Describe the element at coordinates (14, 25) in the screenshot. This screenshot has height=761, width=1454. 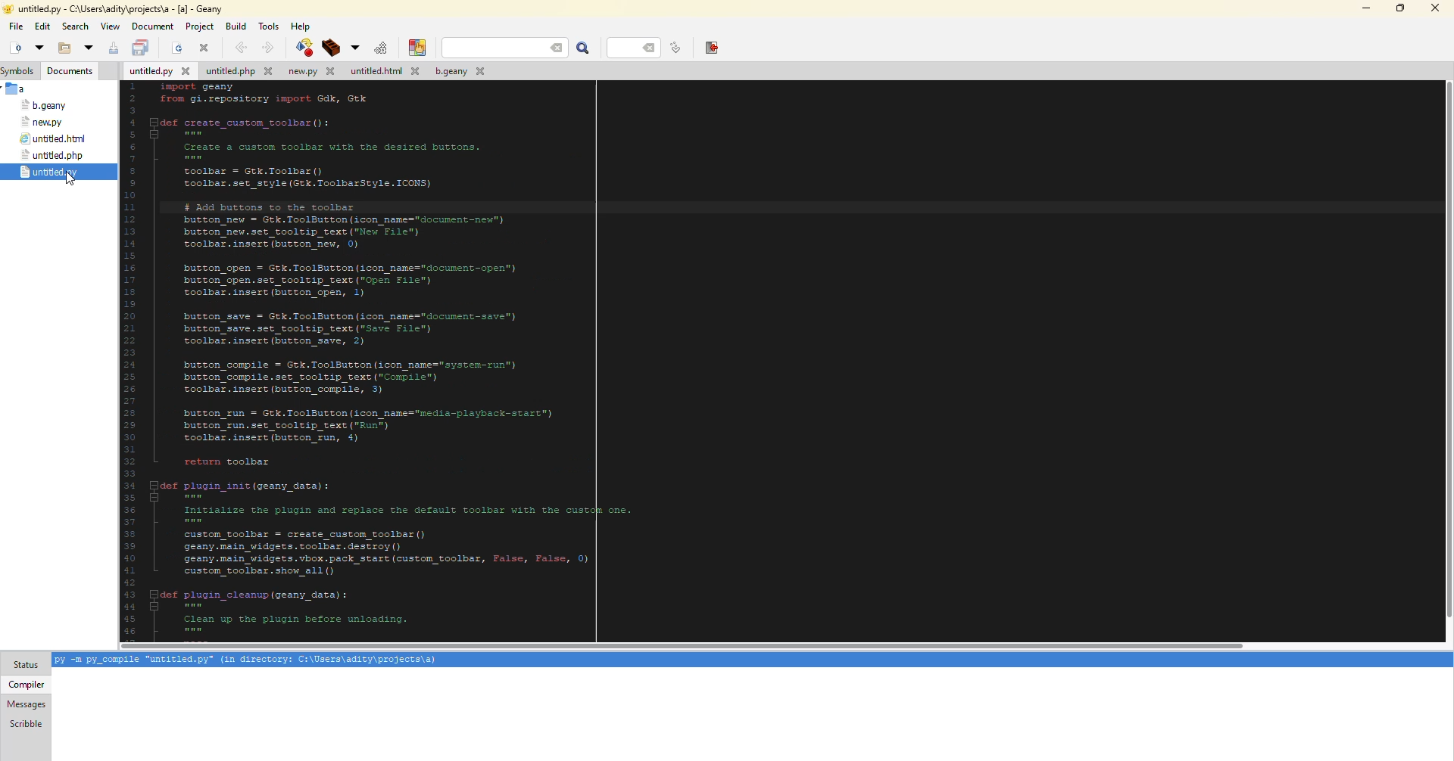
I see `file` at that location.